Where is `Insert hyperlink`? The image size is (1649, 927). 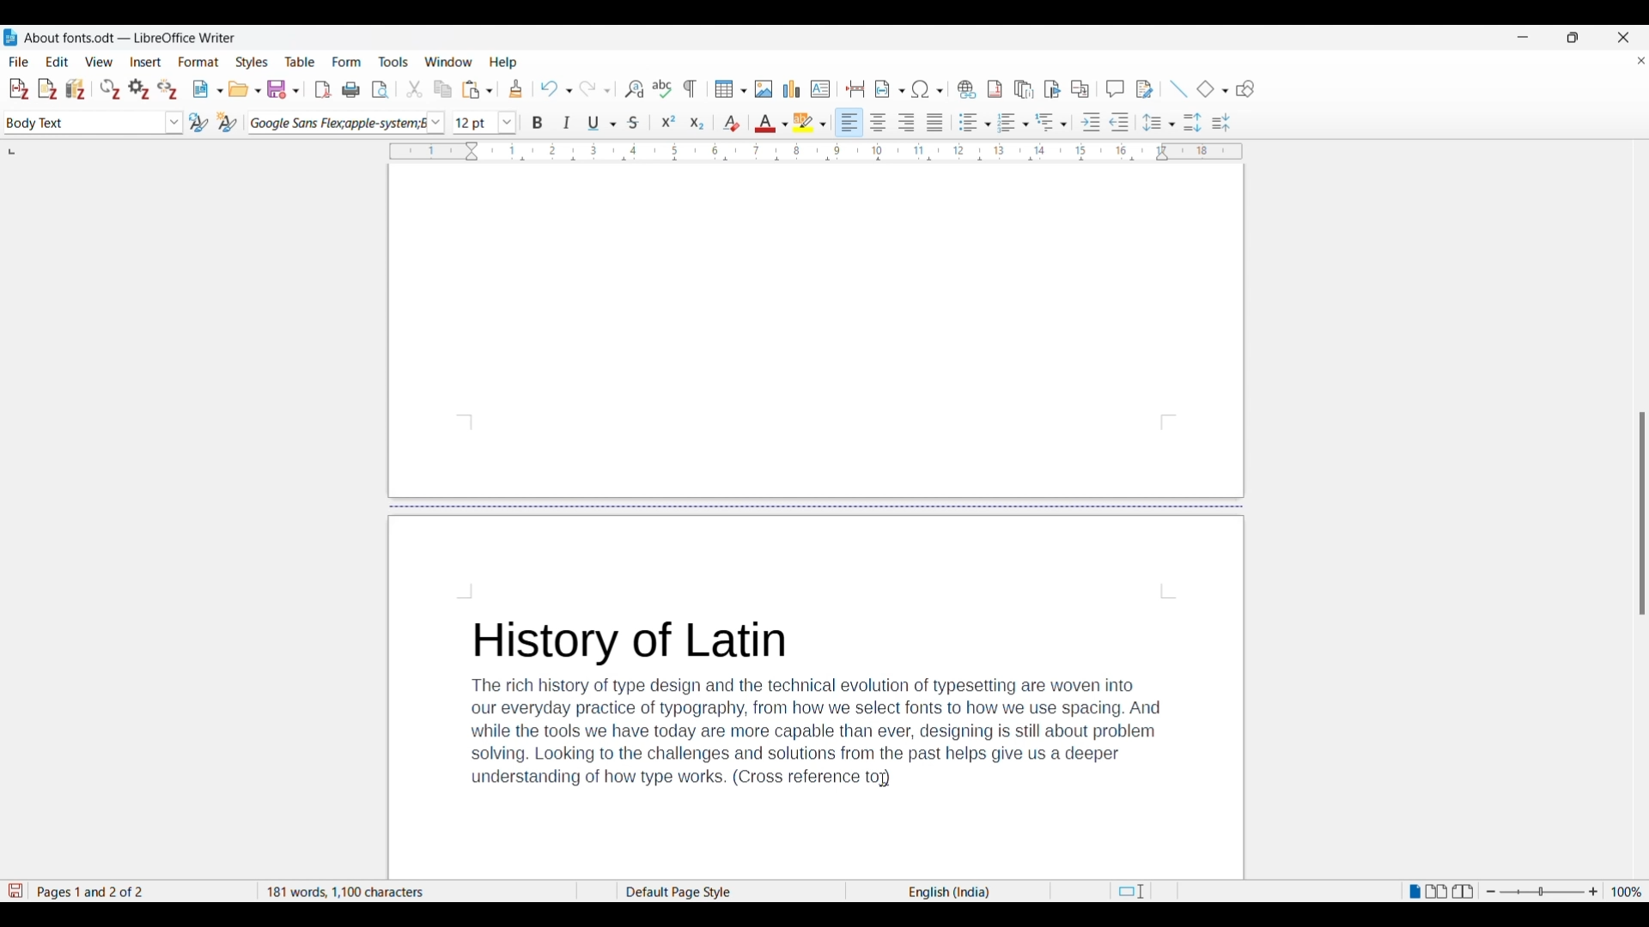 Insert hyperlink is located at coordinates (966, 89).